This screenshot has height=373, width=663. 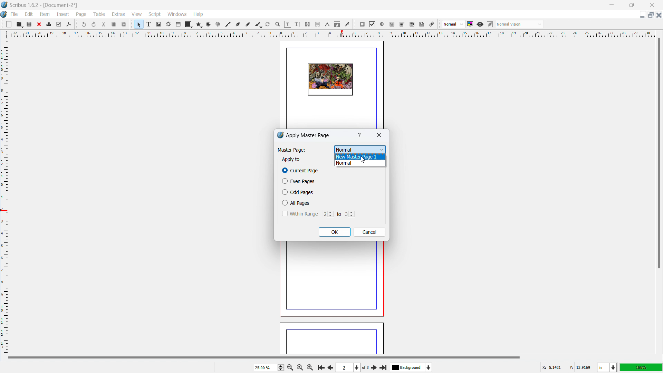 I want to click on cursor coordinate, so click(x=566, y=366).